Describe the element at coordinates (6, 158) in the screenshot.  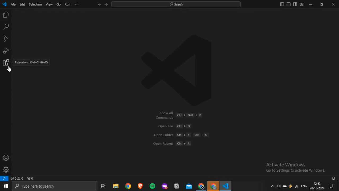
I see `accounts` at that location.